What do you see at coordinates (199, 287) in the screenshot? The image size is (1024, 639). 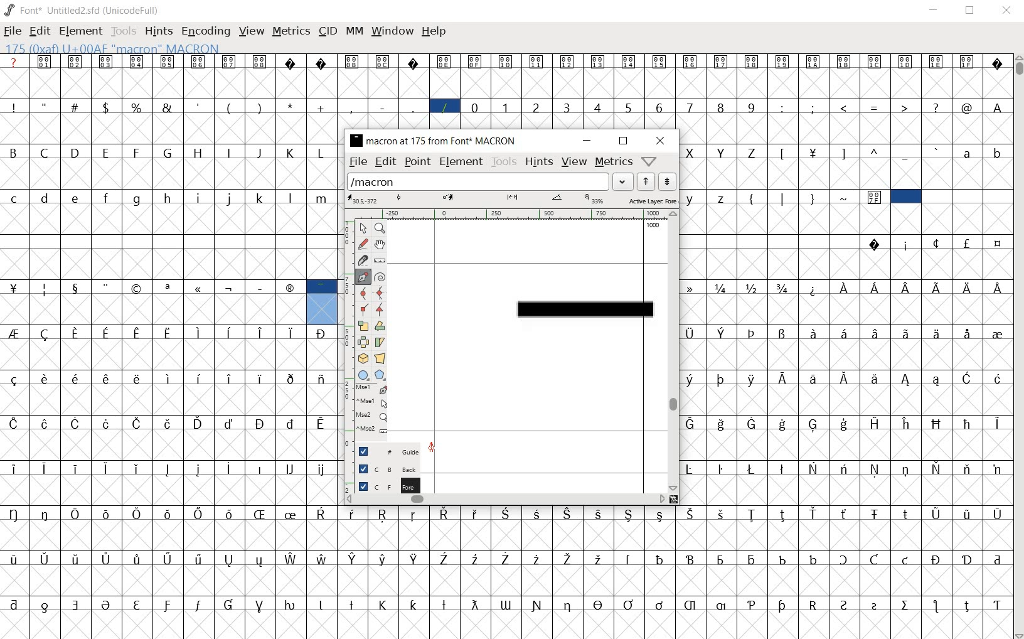 I see `Symbol` at bounding box center [199, 287].